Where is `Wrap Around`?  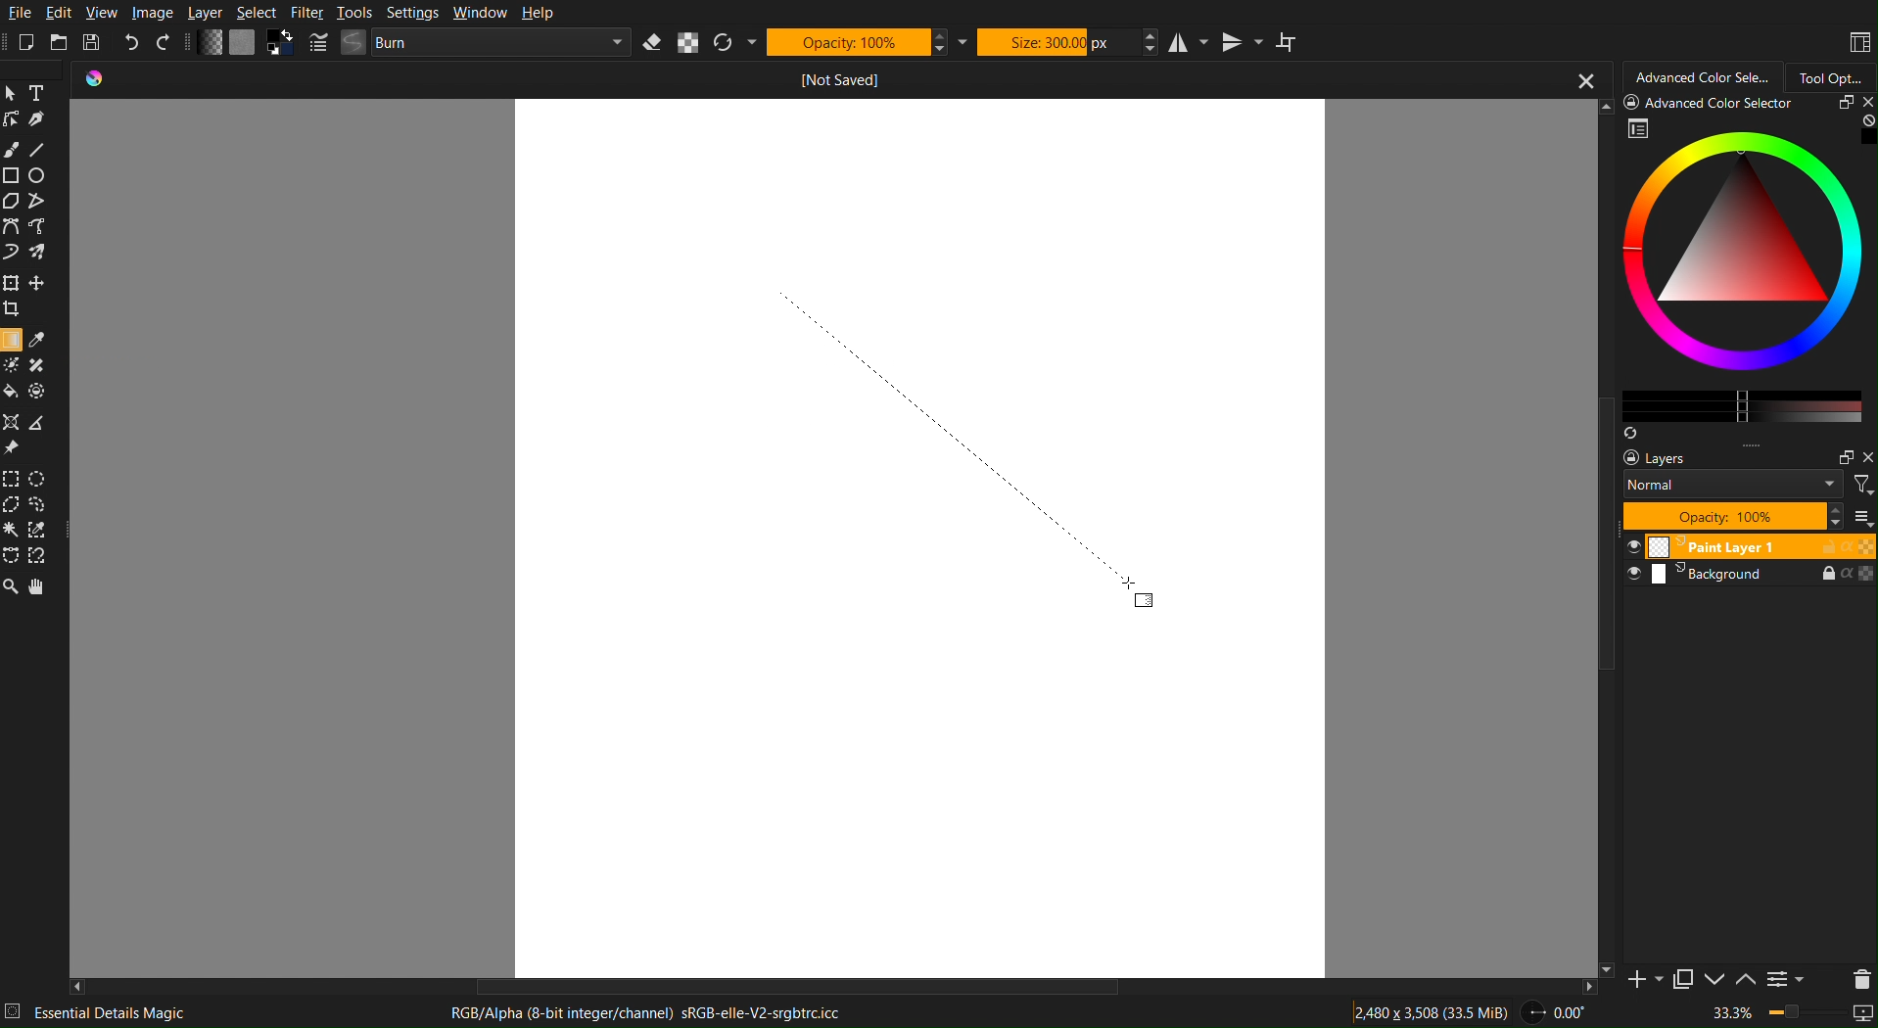 Wrap Around is located at coordinates (1287, 41).